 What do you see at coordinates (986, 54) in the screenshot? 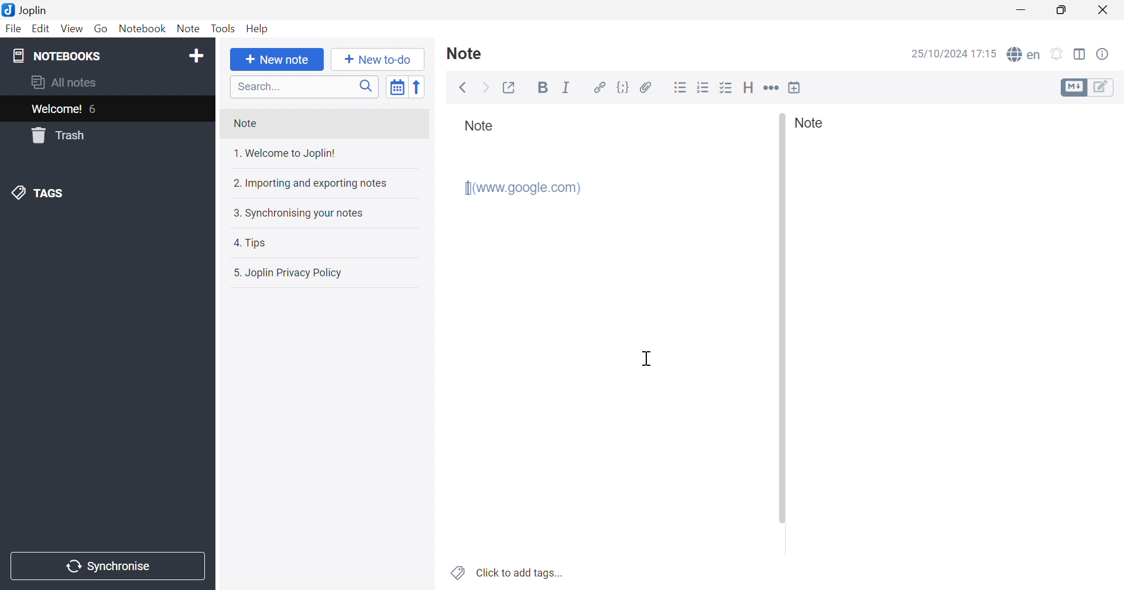
I see `17:14` at bounding box center [986, 54].